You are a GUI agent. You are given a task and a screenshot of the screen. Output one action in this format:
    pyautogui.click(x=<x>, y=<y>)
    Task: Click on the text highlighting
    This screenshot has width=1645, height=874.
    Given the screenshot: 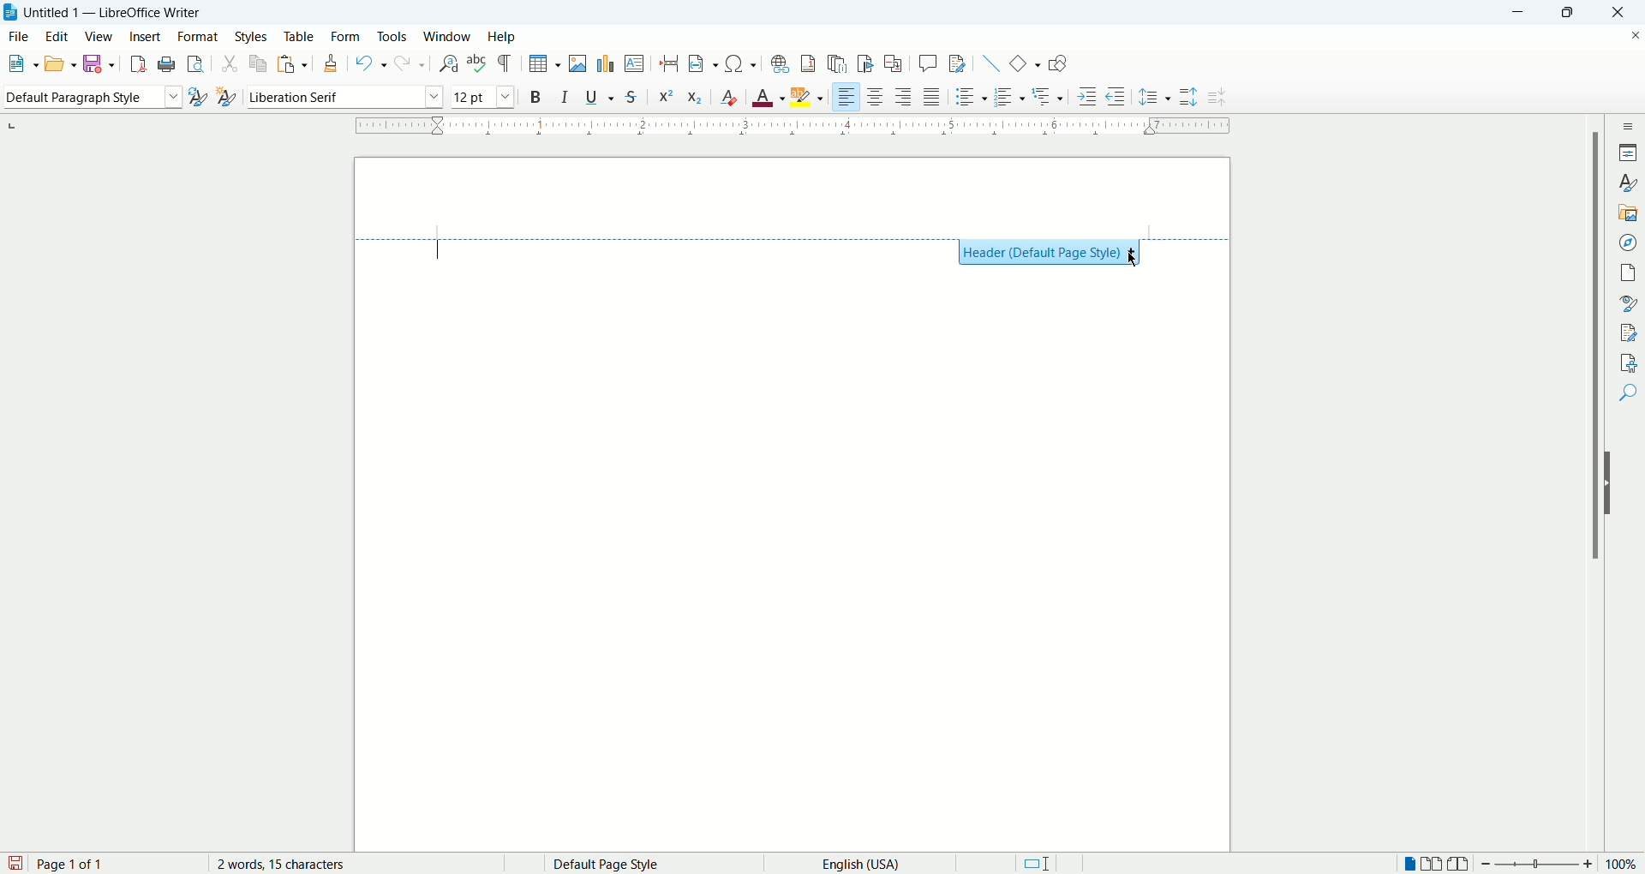 What is the action you would take?
    pyautogui.click(x=809, y=98)
    